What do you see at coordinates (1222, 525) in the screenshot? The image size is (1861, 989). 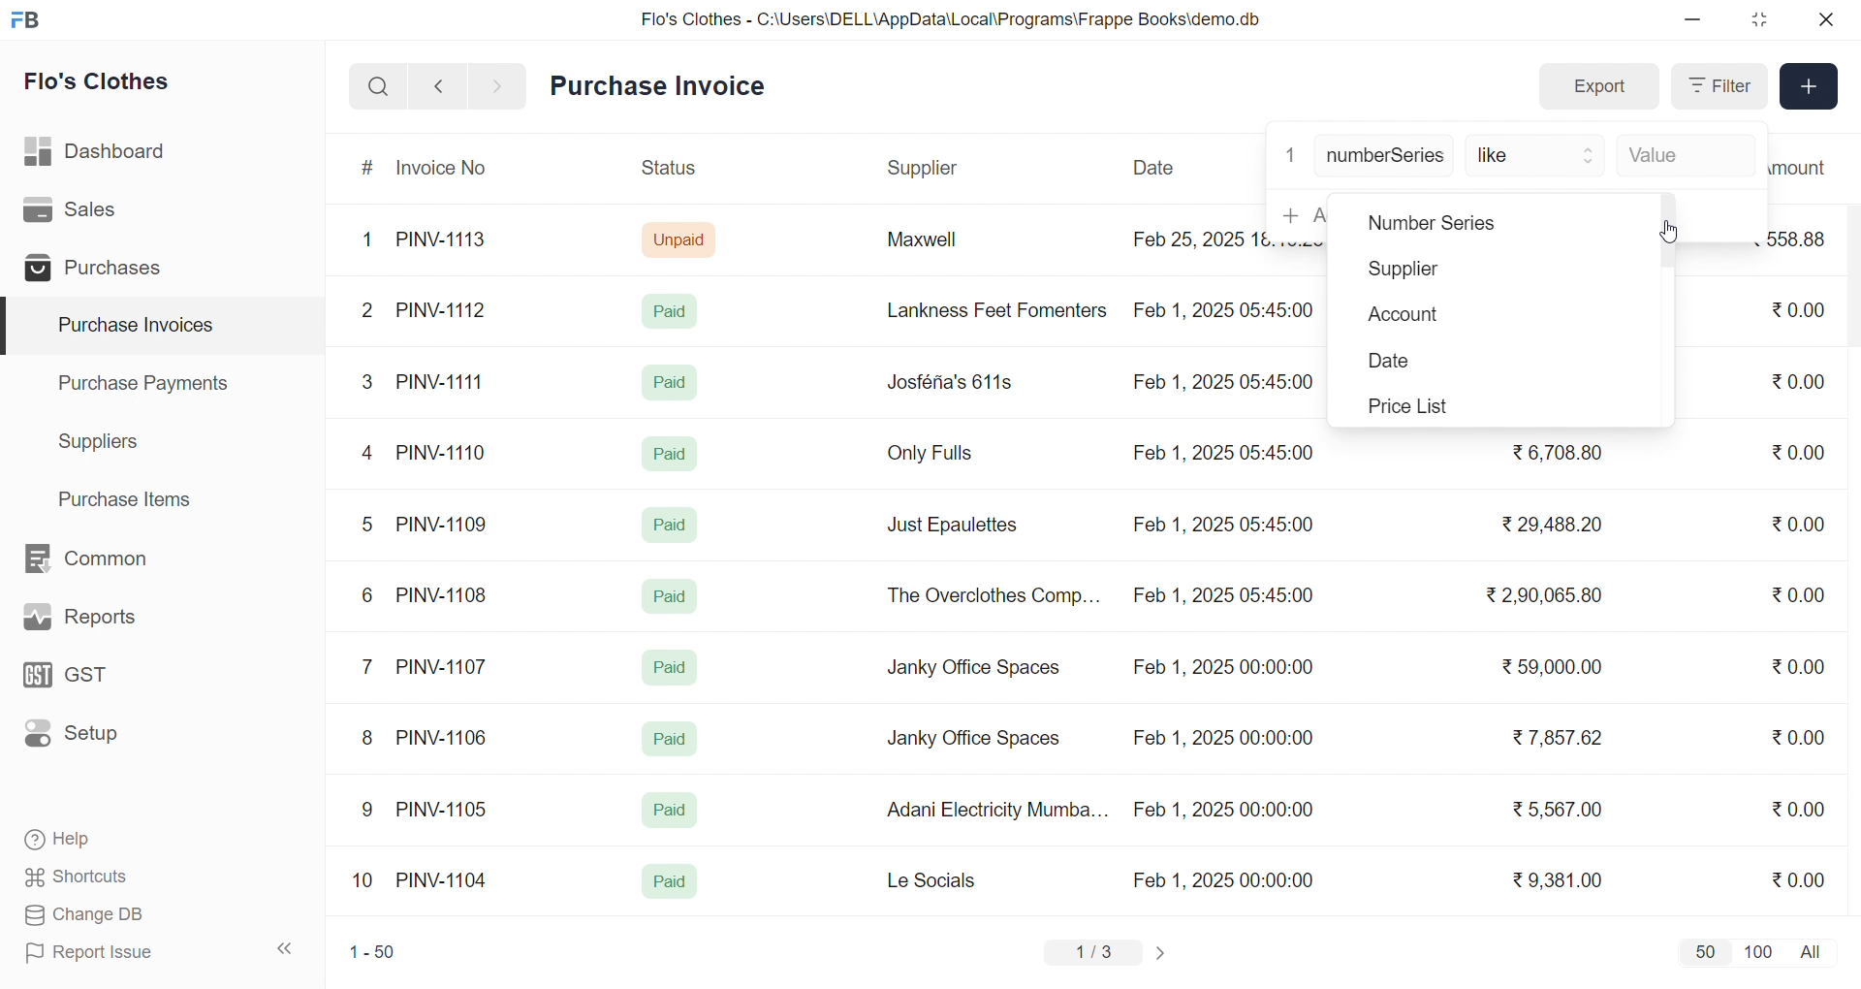 I see `Feb 1, 2025 05:45:00` at bounding box center [1222, 525].